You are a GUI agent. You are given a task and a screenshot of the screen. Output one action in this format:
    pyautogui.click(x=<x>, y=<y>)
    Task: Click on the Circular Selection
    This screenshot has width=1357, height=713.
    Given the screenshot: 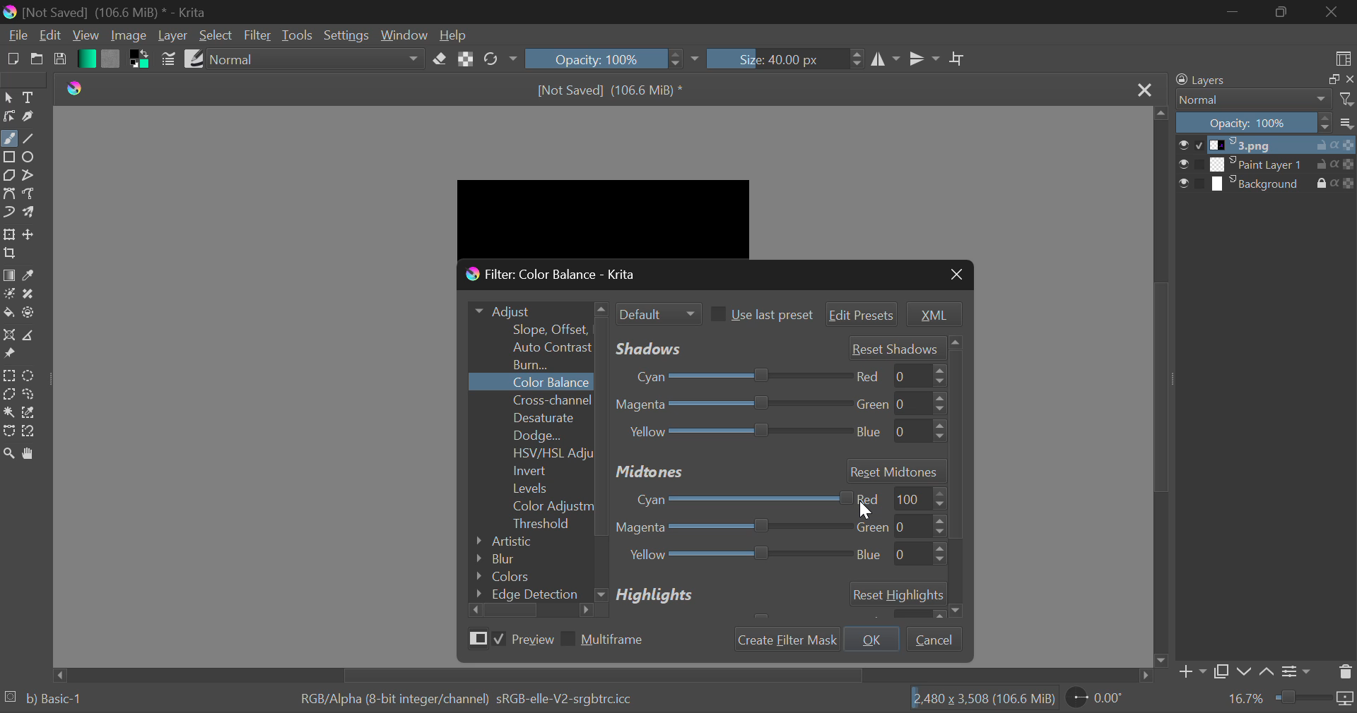 What is the action you would take?
    pyautogui.click(x=30, y=374)
    